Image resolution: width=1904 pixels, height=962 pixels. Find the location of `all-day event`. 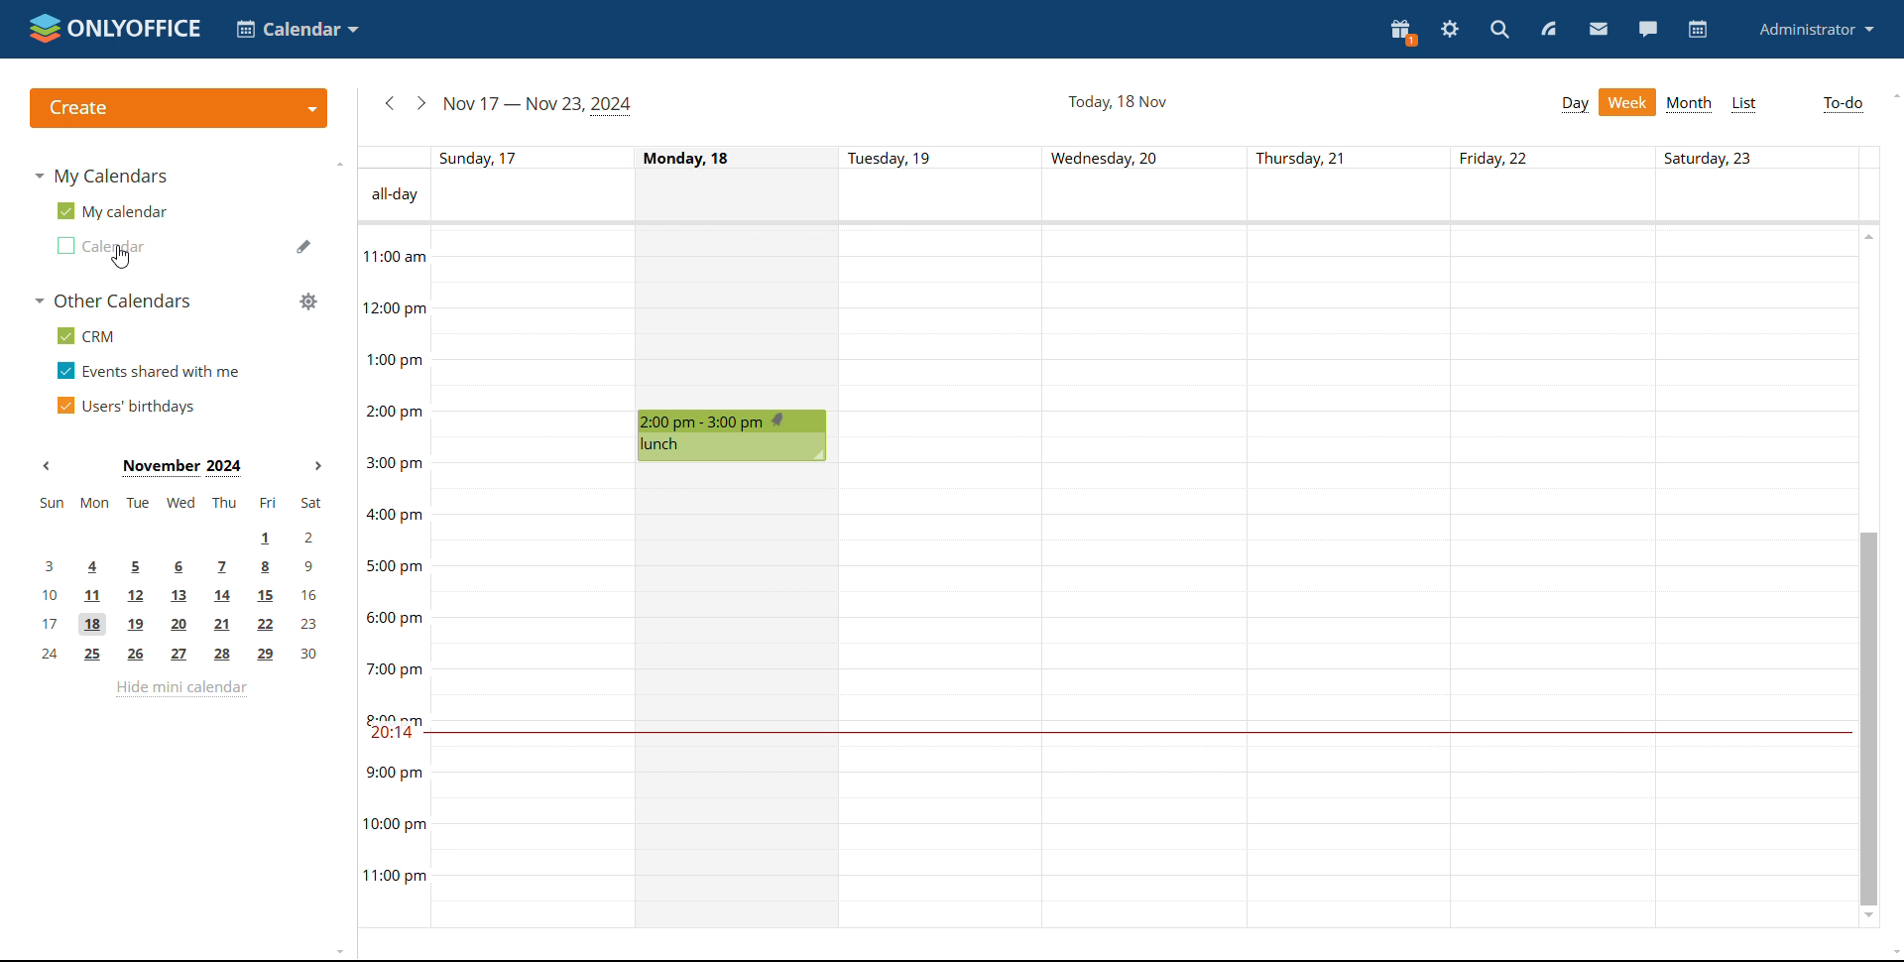

all-day event is located at coordinates (1154, 197).